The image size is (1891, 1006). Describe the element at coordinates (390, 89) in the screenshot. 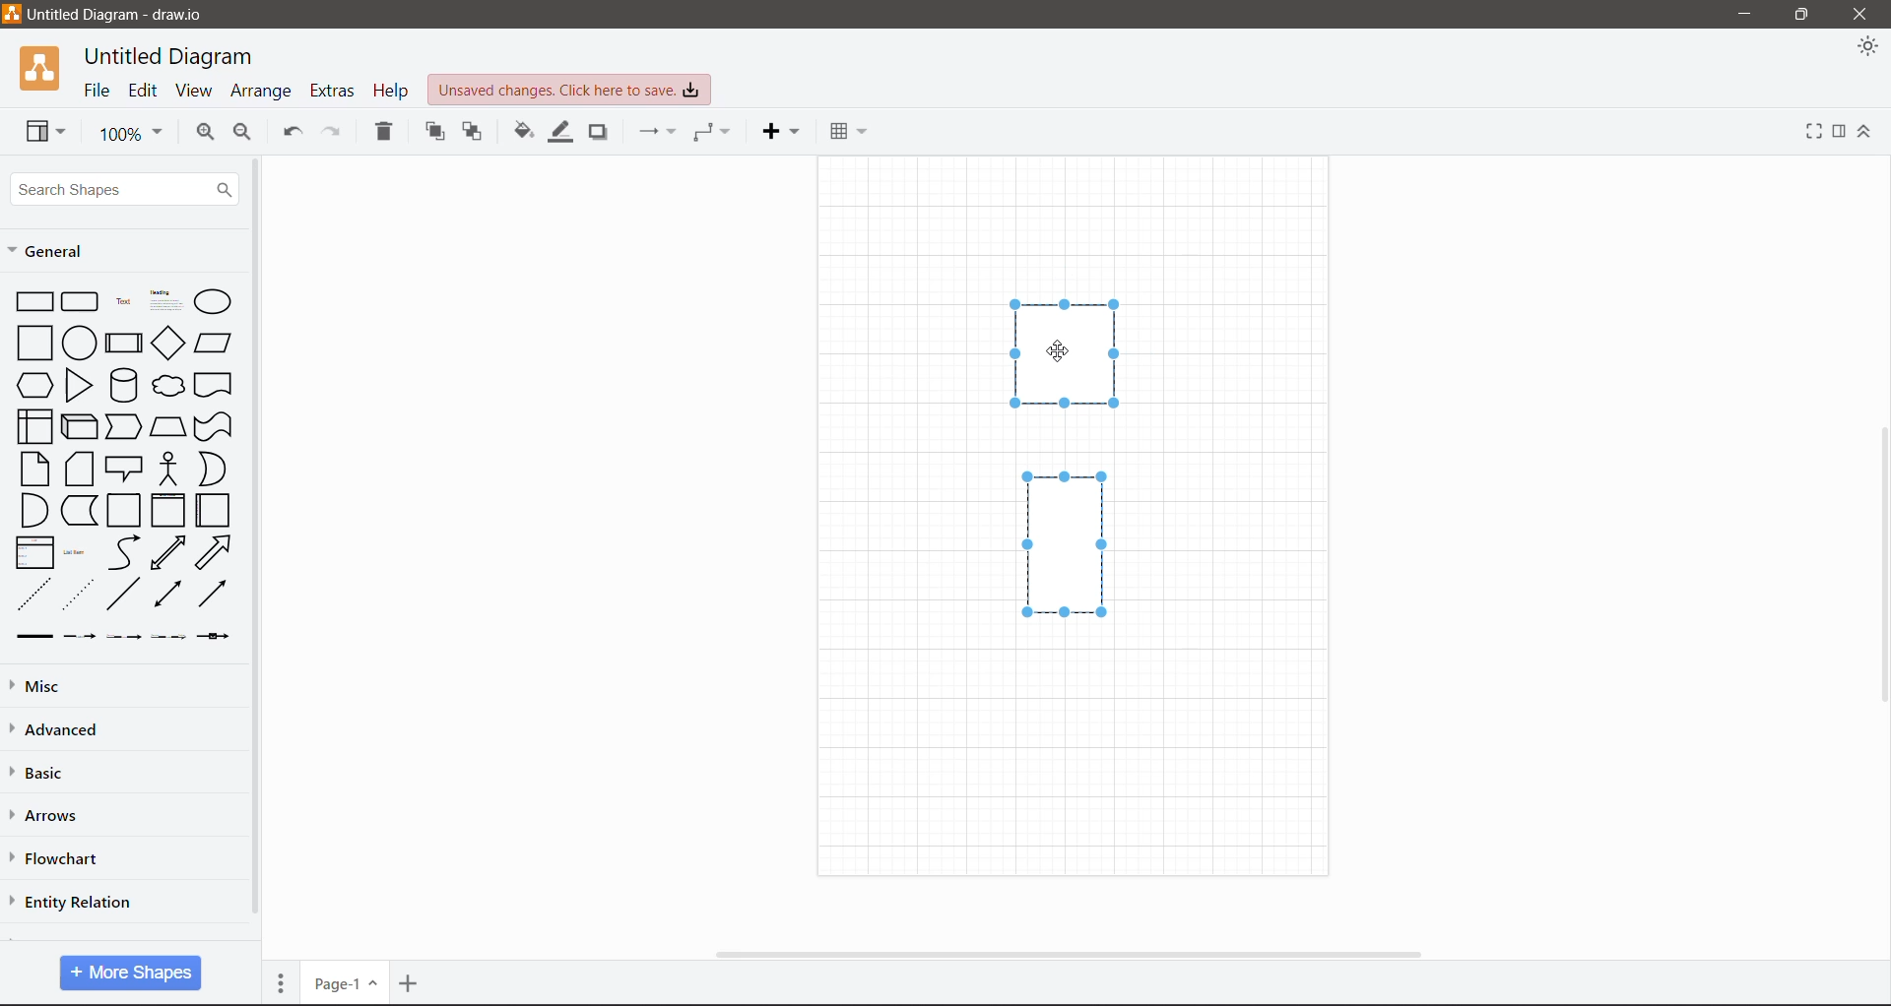

I see `Help` at that location.